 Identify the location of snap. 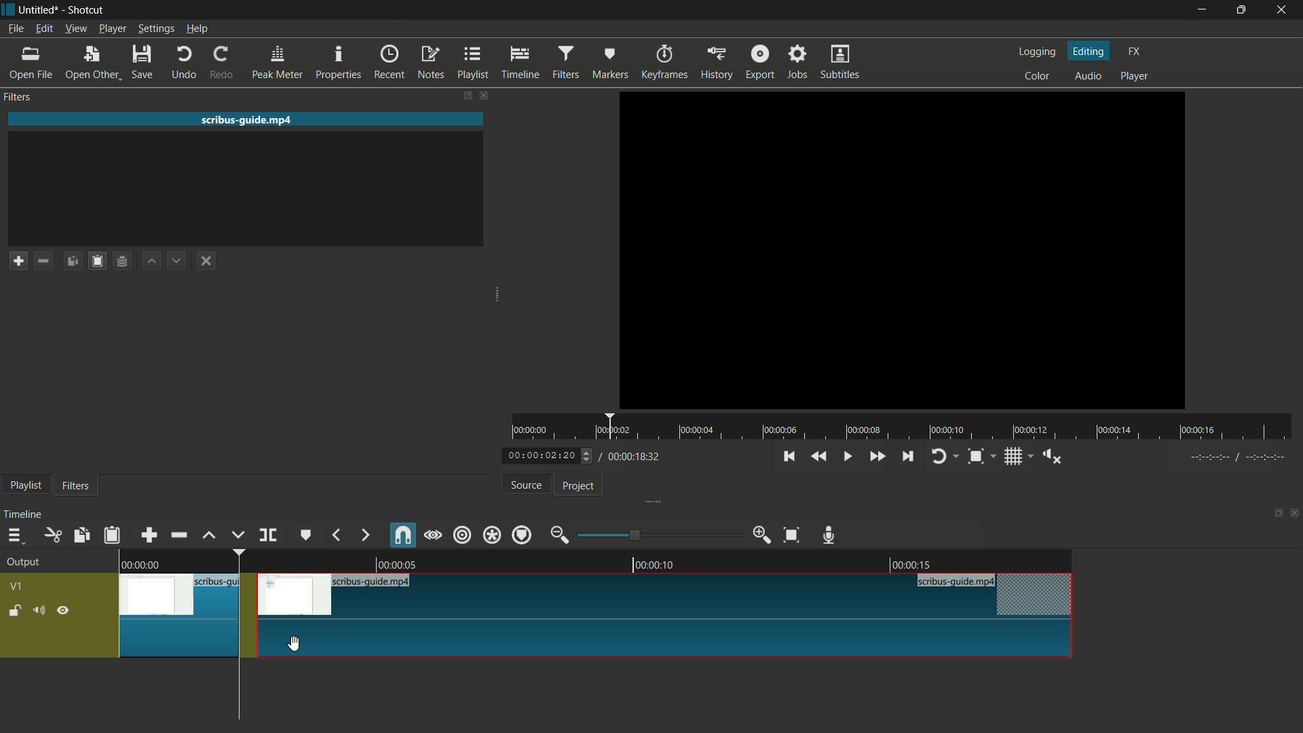
(403, 535).